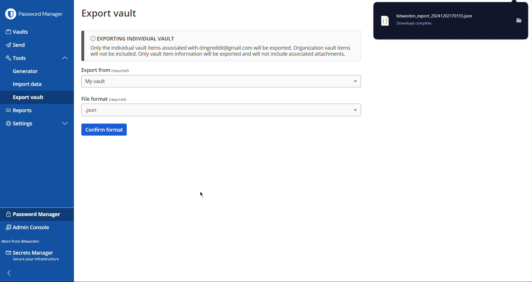 This screenshot has height=282, width=532. I want to click on cursor, so click(201, 194).